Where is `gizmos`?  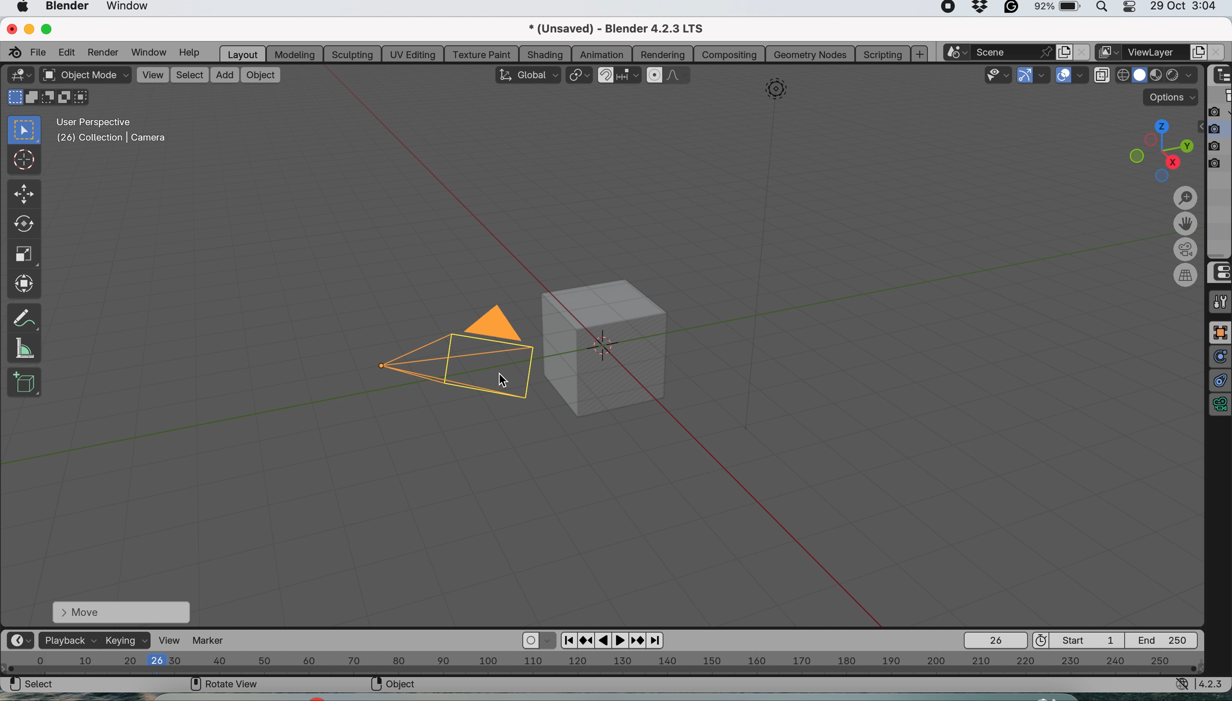
gizmos is located at coordinates (1044, 76).